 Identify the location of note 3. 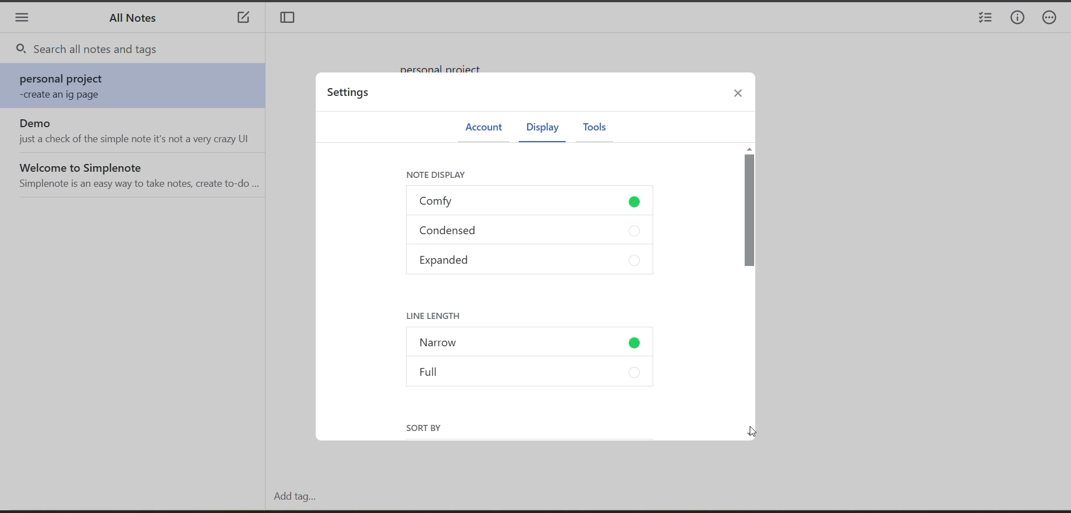
(137, 174).